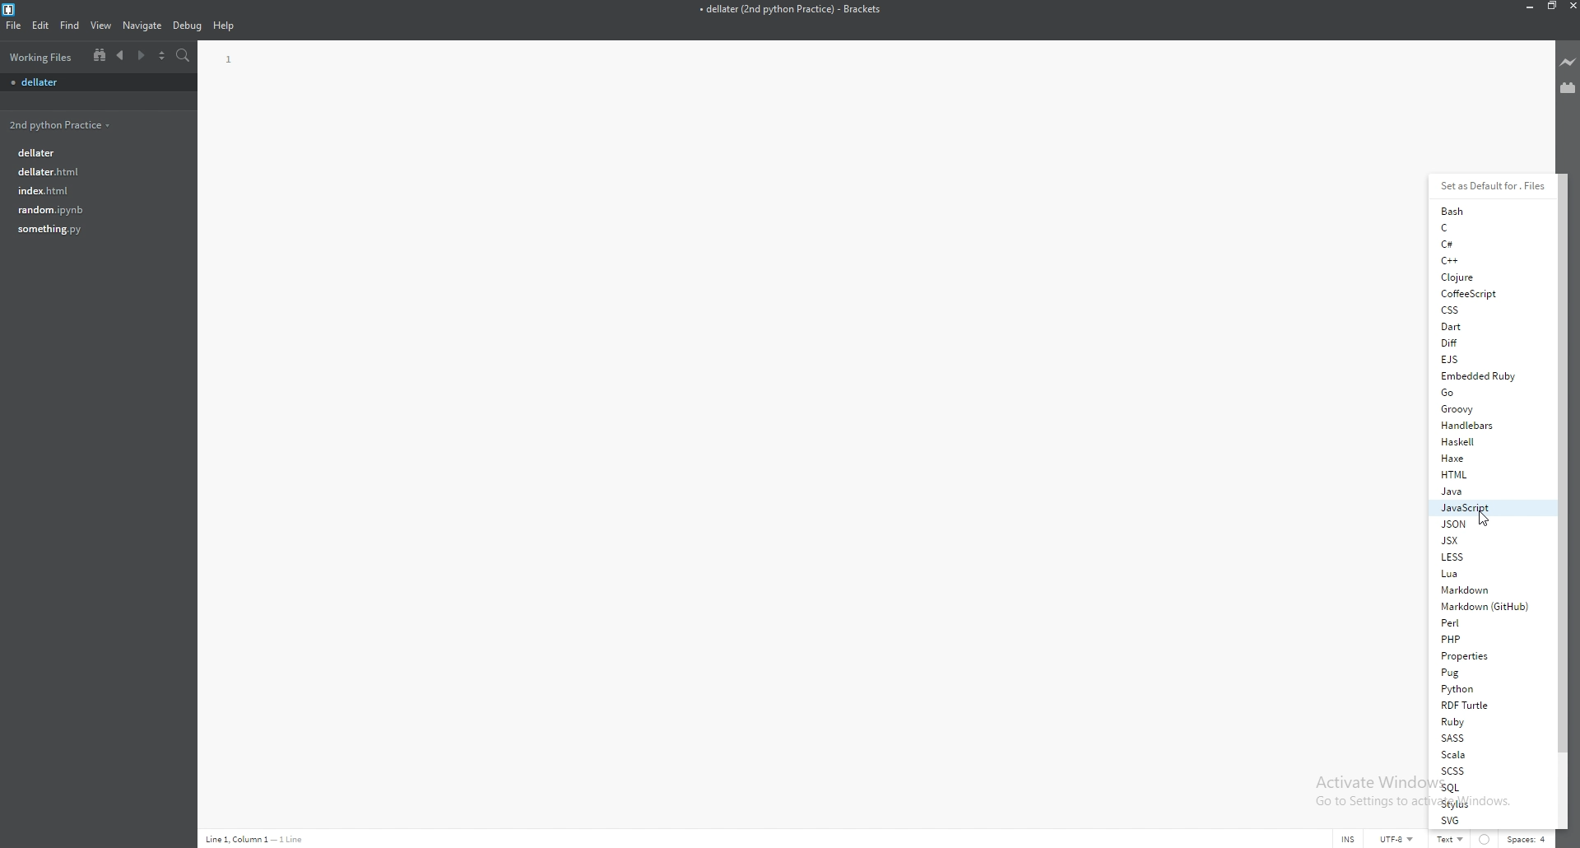 The height and width of the screenshot is (848, 1580). What do you see at coordinates (1564, 462) in the screenshot?
I see `scroll bar` at bounding box center [1564, 462].